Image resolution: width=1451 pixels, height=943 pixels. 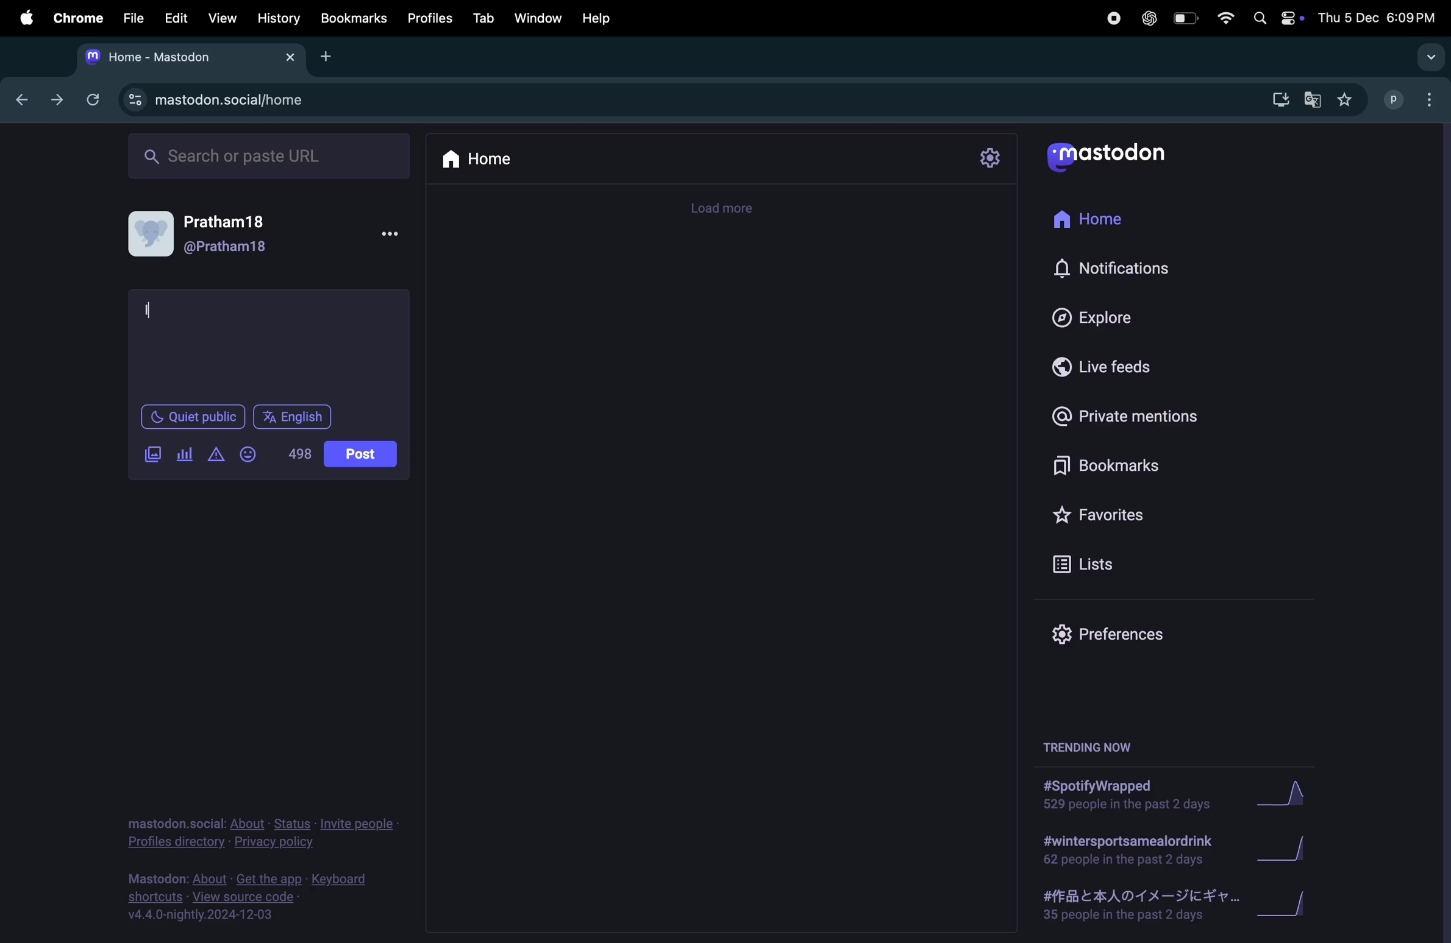 What do you see at coordinates (301, 452) in the screenshot?
I see `499` at bounding box center [301, 452].